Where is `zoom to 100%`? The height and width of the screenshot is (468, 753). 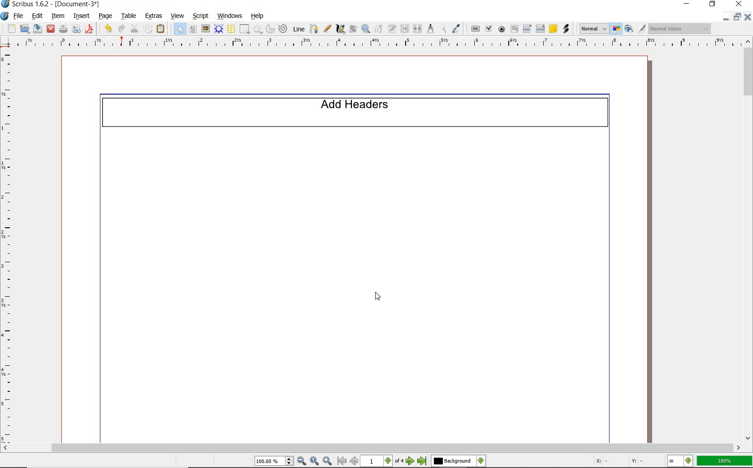
zoom to 100% is located at coordinates (316, 461).